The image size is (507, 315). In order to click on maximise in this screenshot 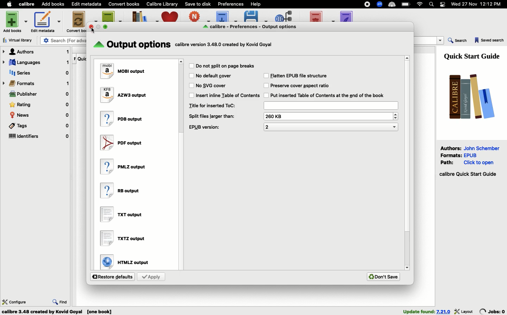, I will do `click(106, 26)`.